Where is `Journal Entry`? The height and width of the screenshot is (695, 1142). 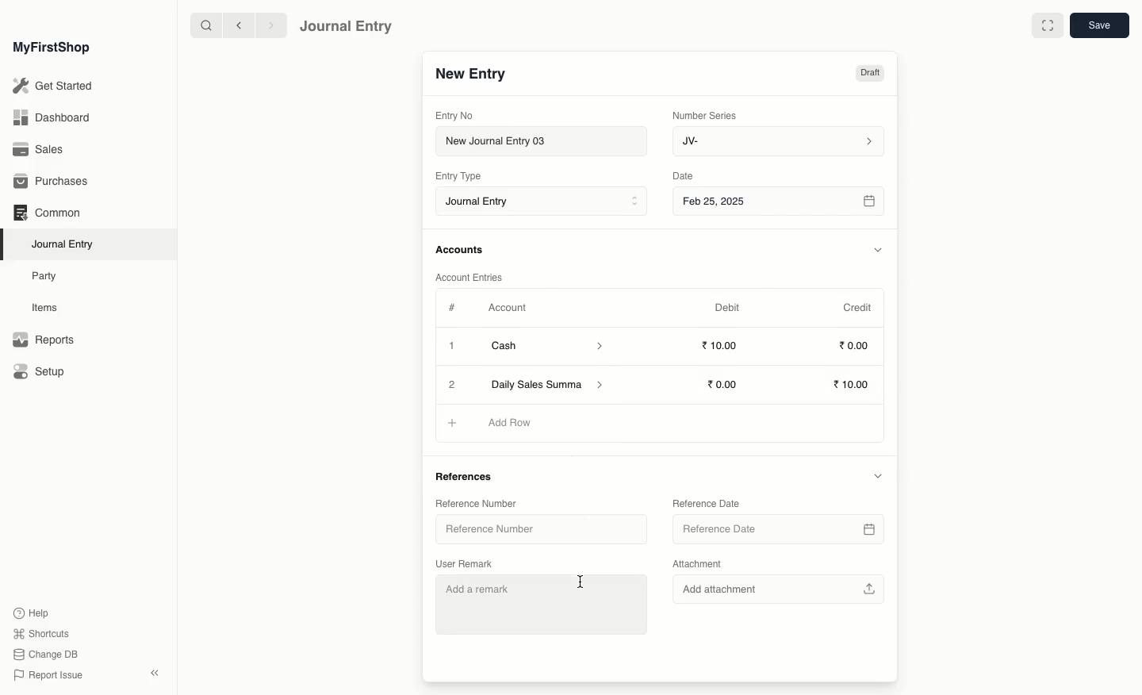 Journal Entry is located at coordinates (67, 244).